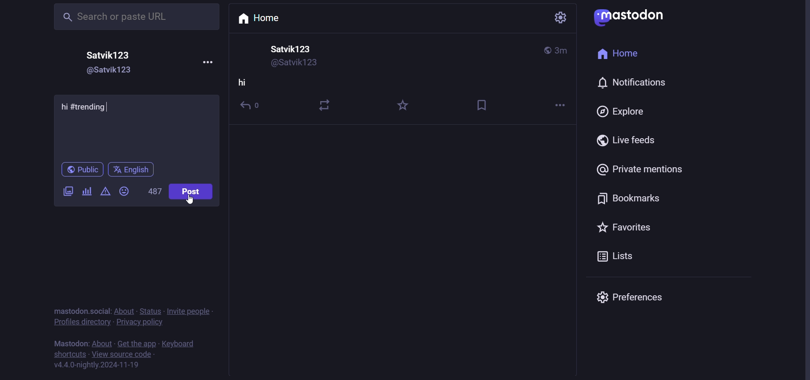 The height and width of the screenshot is (380, 810). What do you see at coordinates (121, 356) in the screenshot?
I see `source code` at bounding box center [121, 356].